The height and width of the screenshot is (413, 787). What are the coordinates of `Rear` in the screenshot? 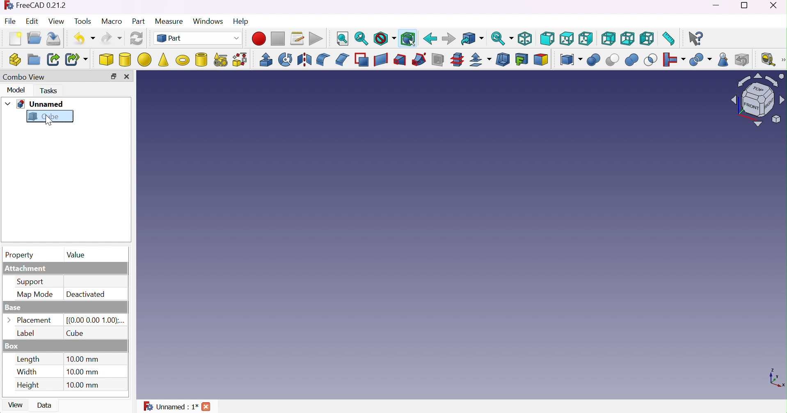 It's located at (609, 39).